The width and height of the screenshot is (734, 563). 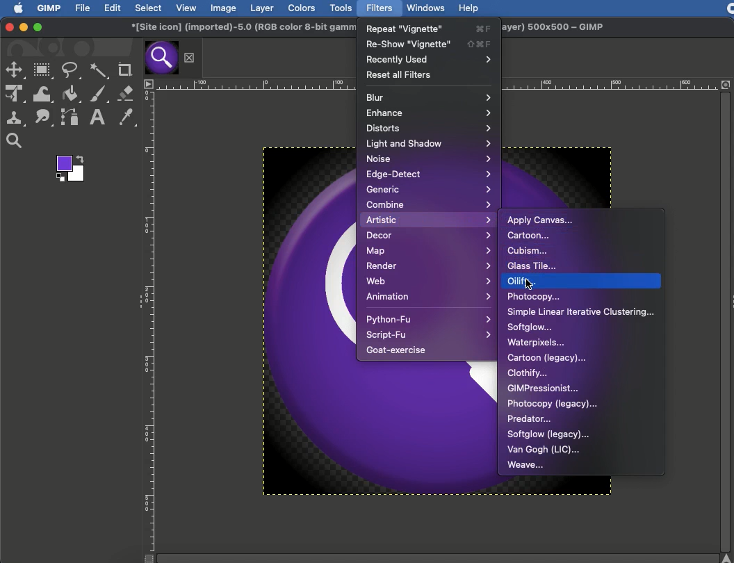 What do you see at coordinates (138, 299) in the screenshot?
I see `Collapse` at bounding box center [138, 299].